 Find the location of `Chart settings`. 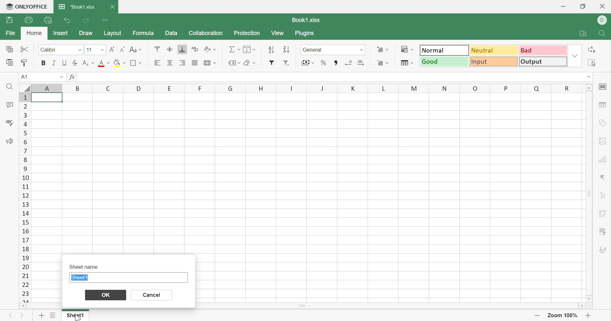

Chart settings is located at coordinates (603, 160).